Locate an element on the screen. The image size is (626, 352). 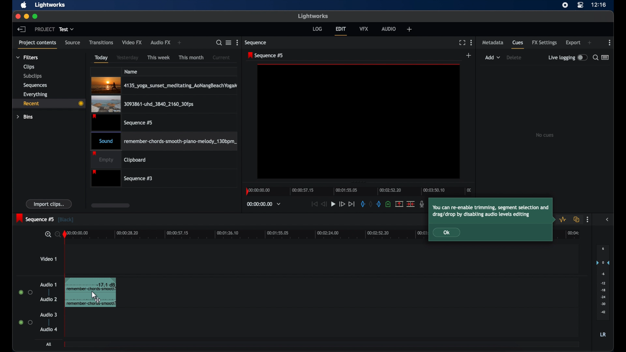
sequence 5 is located at coordinates (266, 55).